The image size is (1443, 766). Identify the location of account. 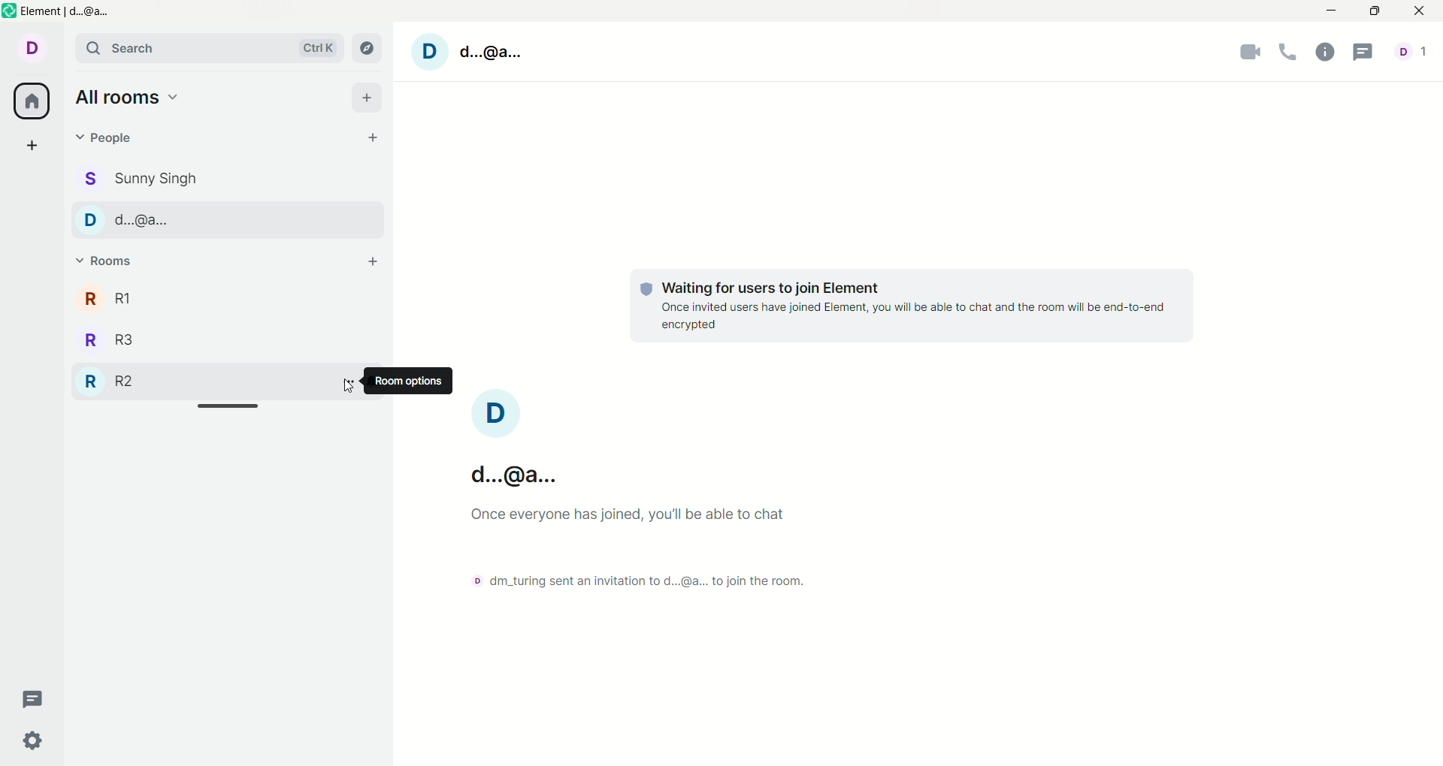
(31, 47).